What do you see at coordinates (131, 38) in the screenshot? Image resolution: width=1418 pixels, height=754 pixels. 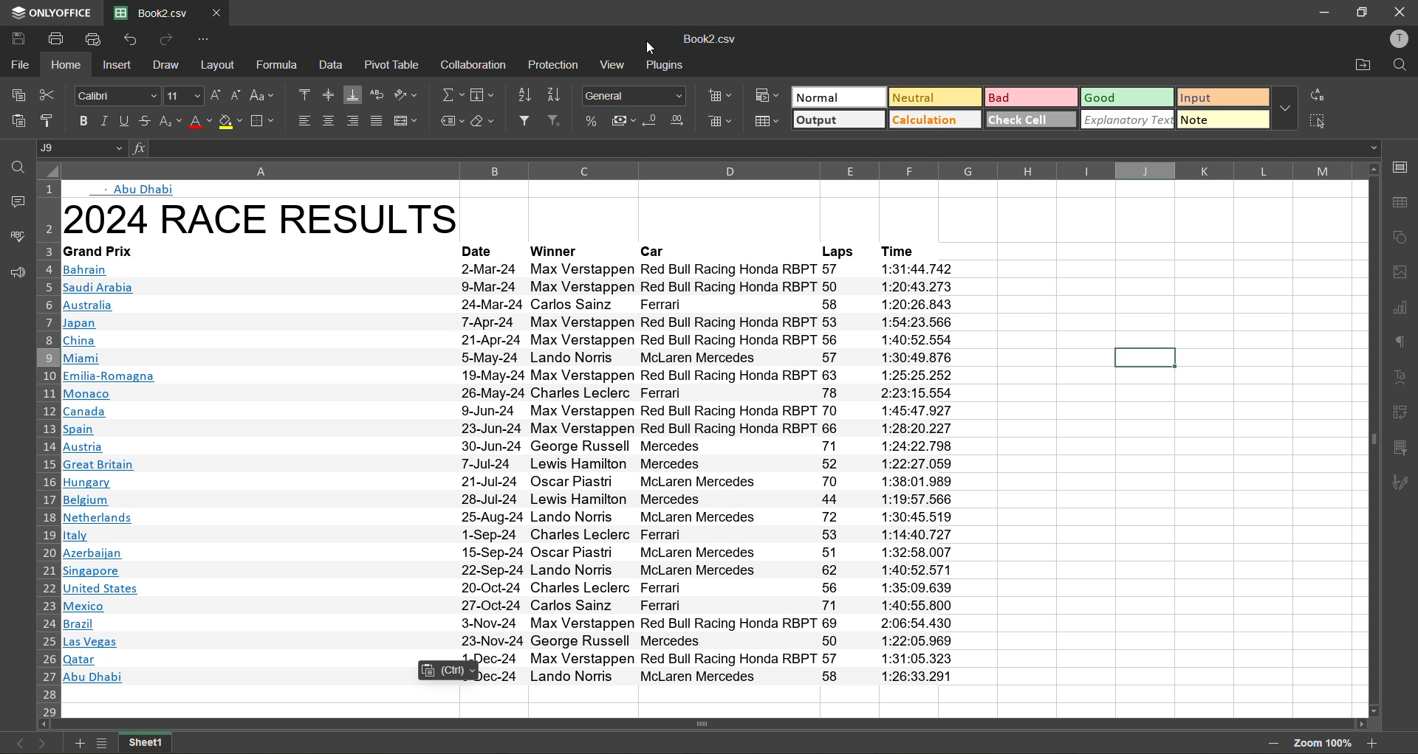 I see `undo` at bounding box center [131, 38].